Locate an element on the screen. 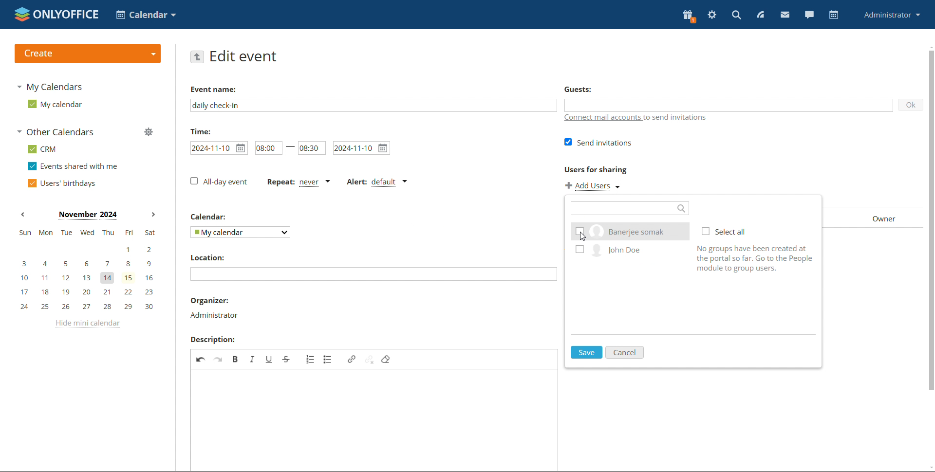  underline is located at coordinates (269, 359).